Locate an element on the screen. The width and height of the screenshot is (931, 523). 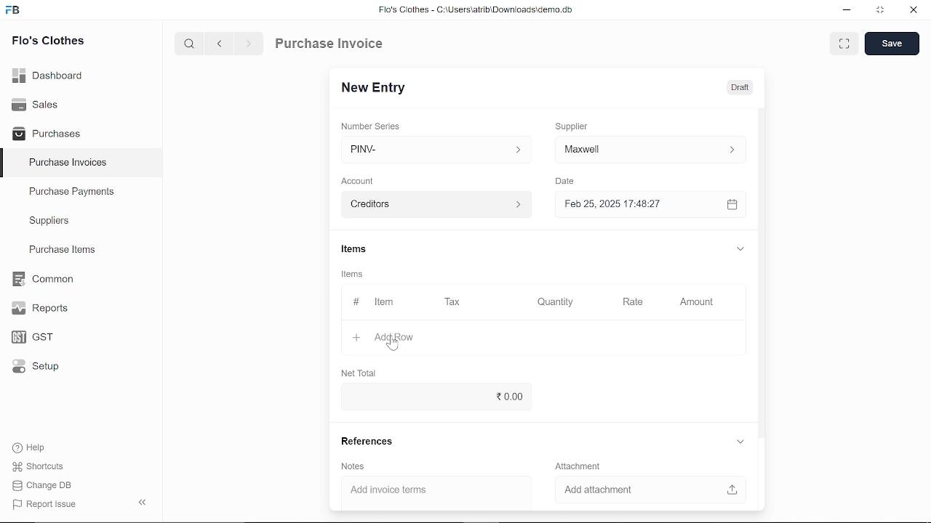
save is located at coordinates (892, 44).